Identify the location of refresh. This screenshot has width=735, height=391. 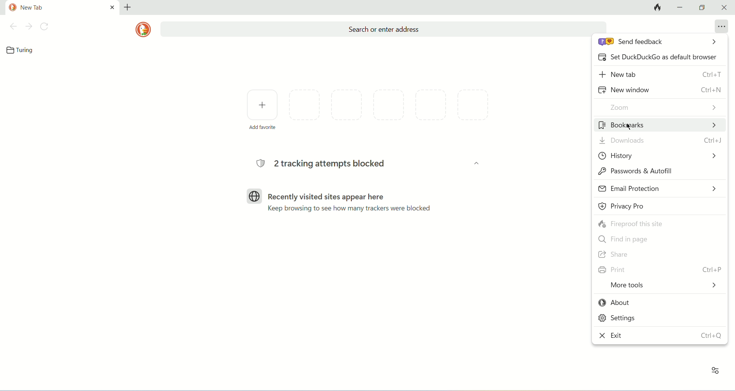
(45, 26).